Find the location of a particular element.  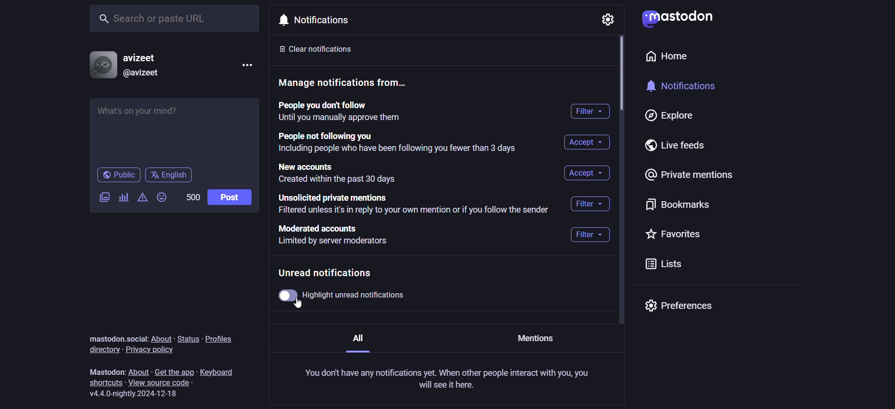

preferences is located at coordinates (680, 305).